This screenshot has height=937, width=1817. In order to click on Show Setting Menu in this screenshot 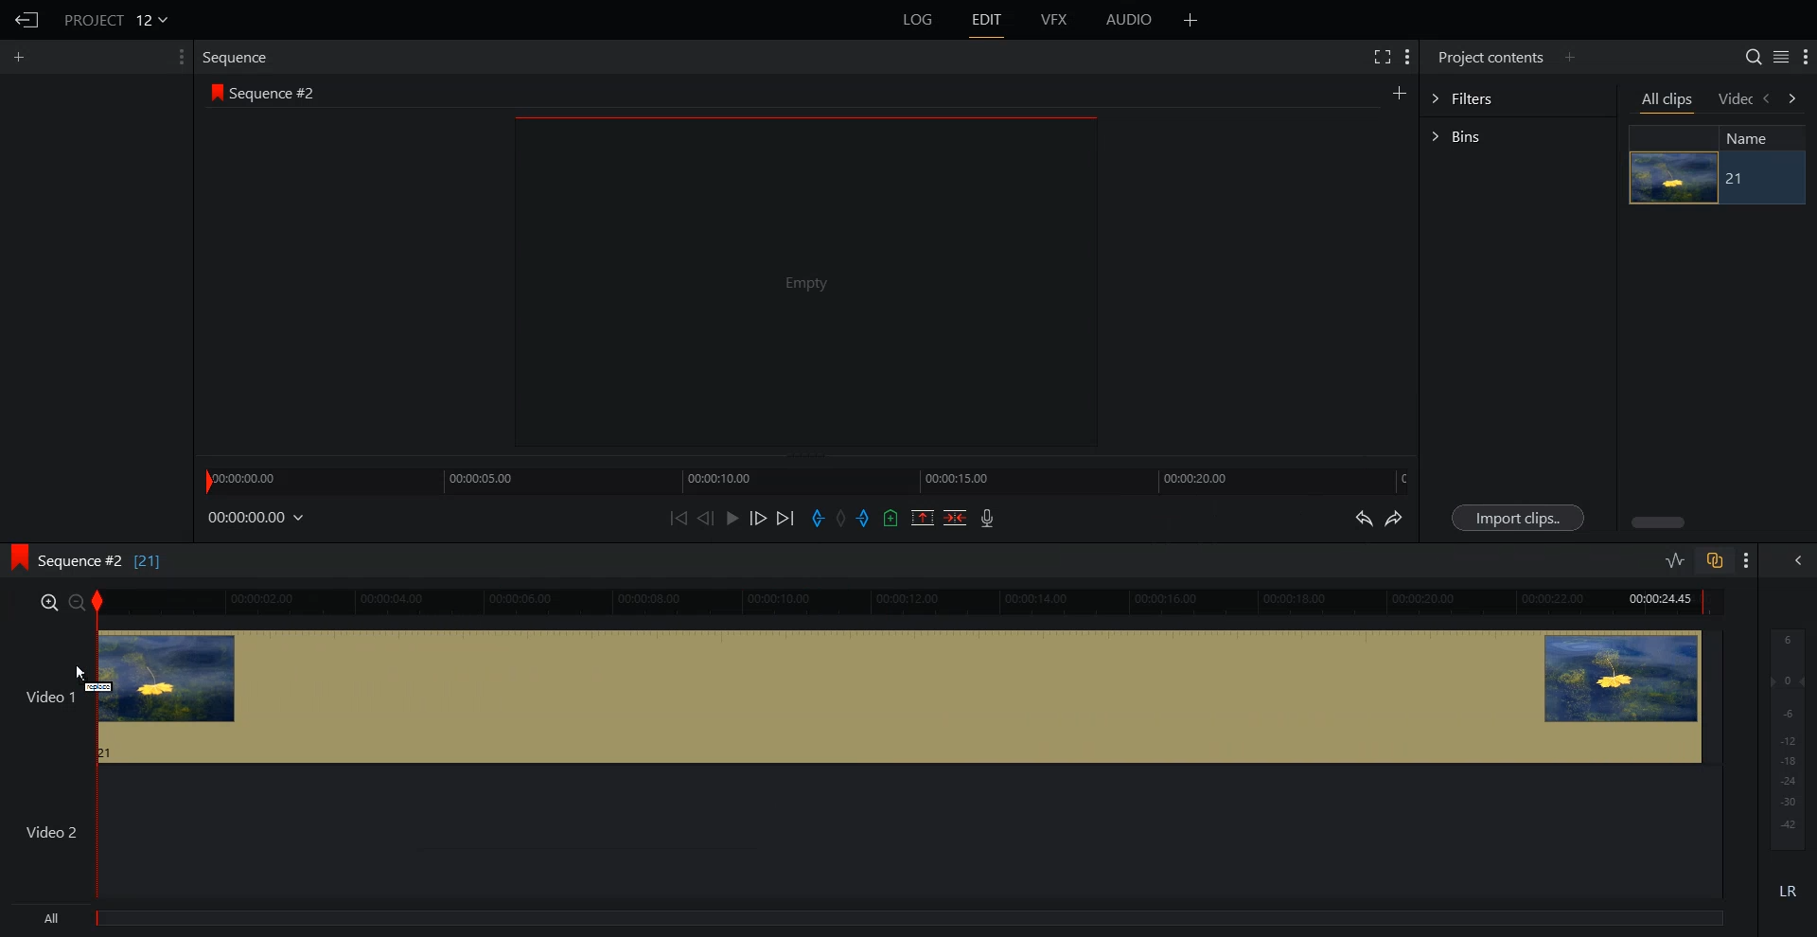, I will do `click(1408, 58)`.